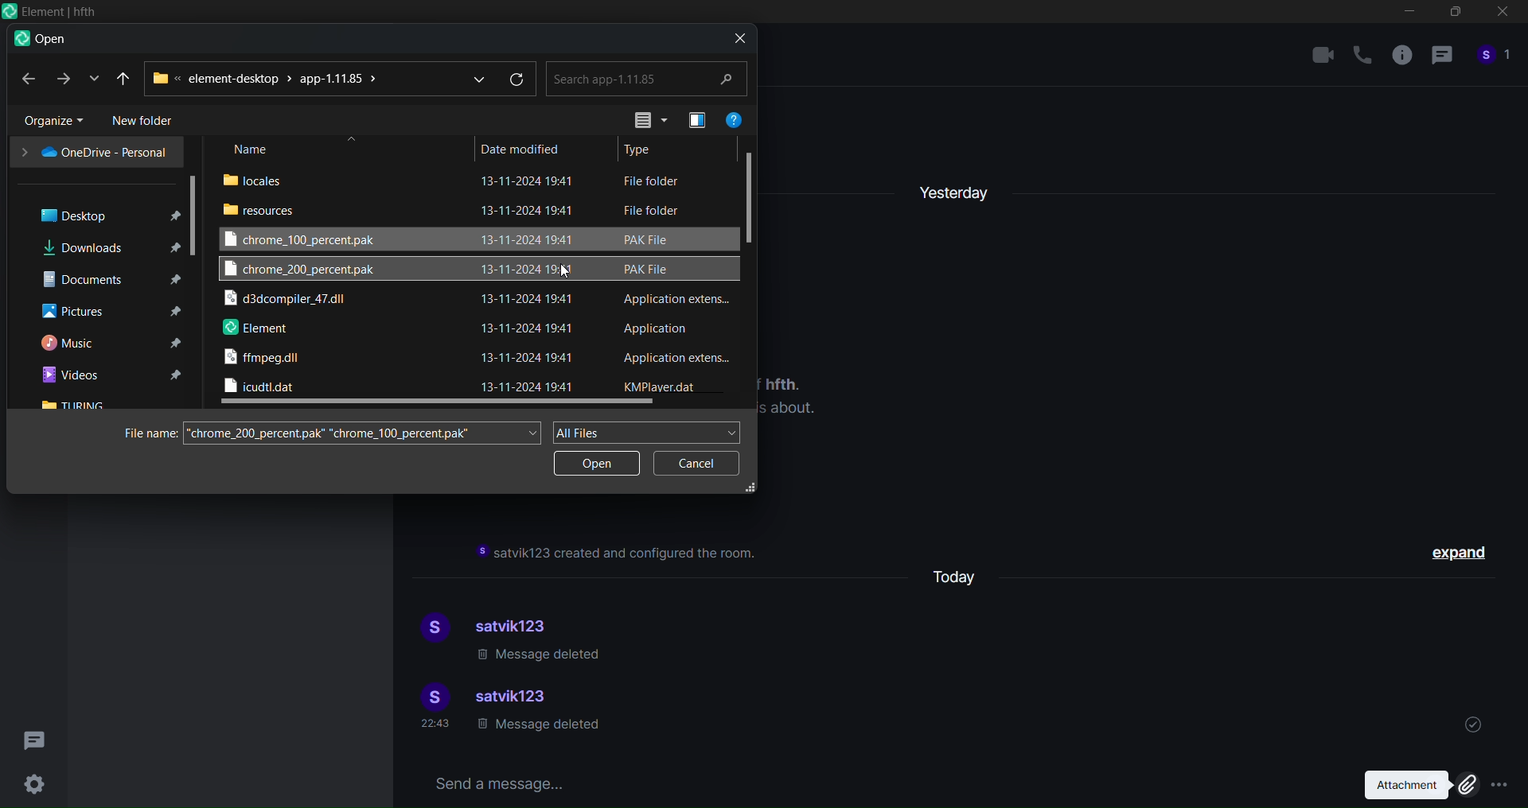  What do you see at coordinates (110, 376) in the screenshot?
I see `videos` at bounding box center [110, 376].